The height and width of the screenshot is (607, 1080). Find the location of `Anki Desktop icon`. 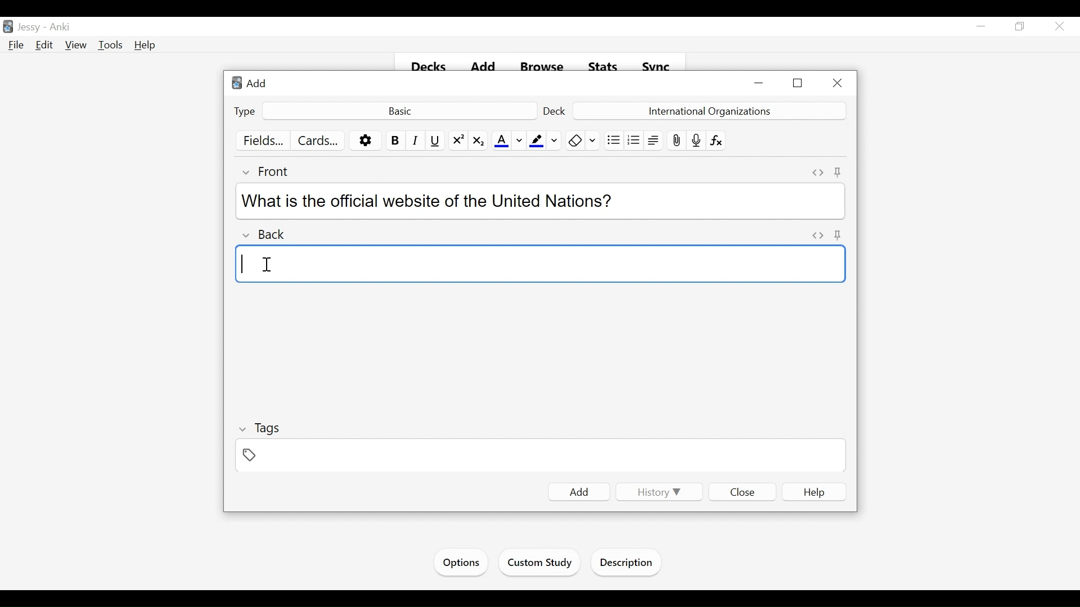

Anki Desktop icon is located at coordinates (8, 28).